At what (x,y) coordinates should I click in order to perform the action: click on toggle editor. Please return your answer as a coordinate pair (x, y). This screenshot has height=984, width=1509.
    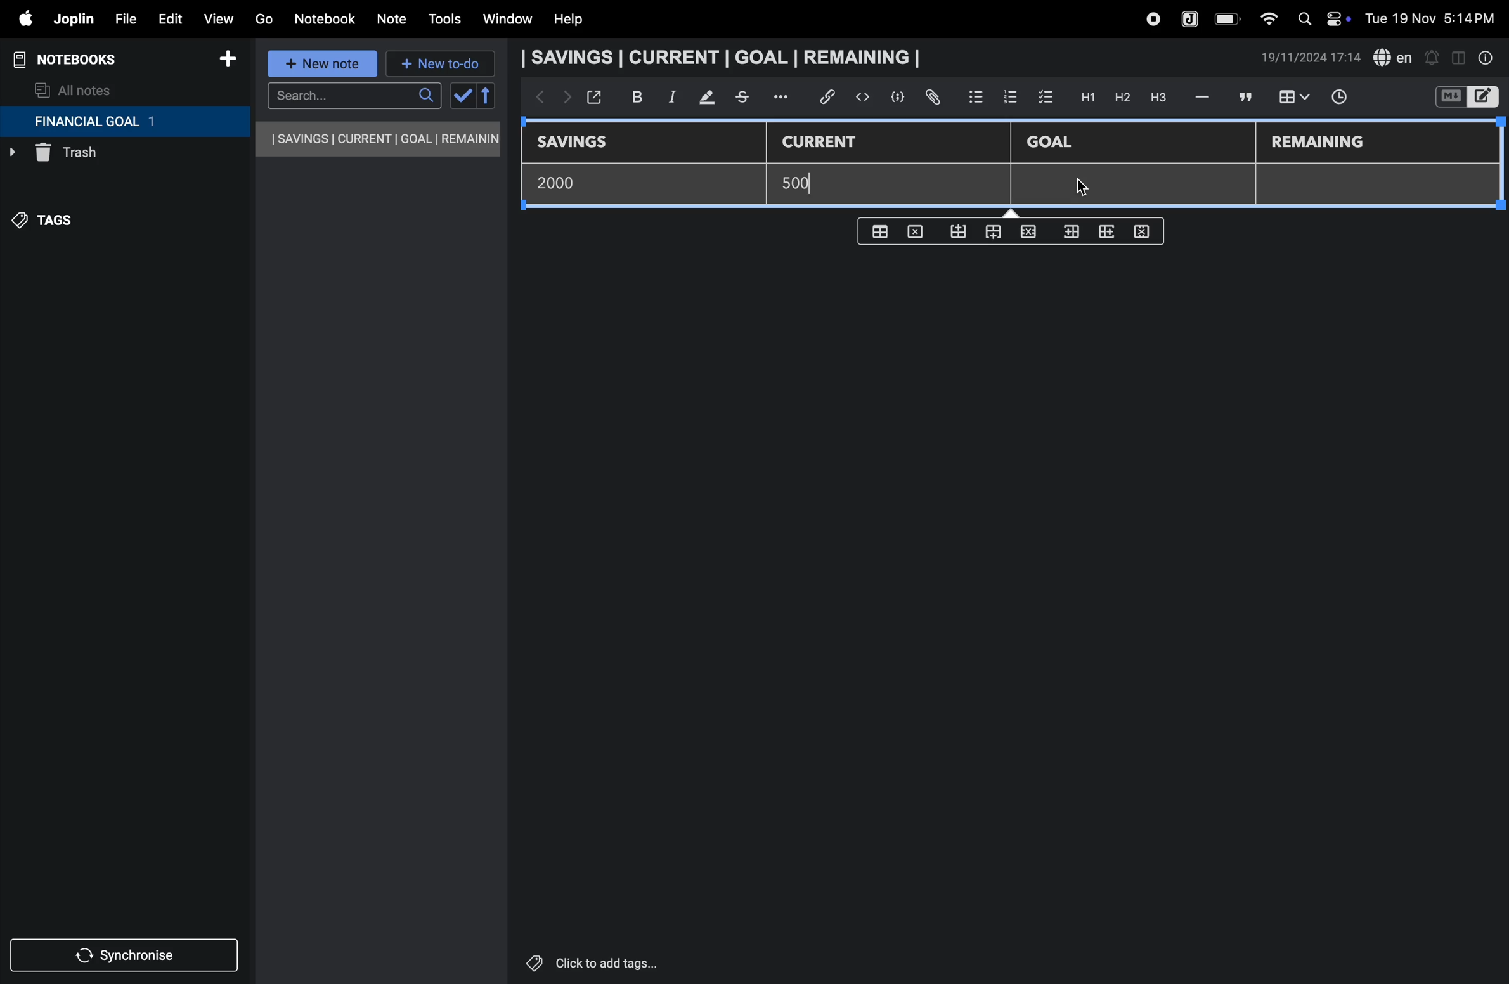
    Looking at the image, I should click on (1458, 56).